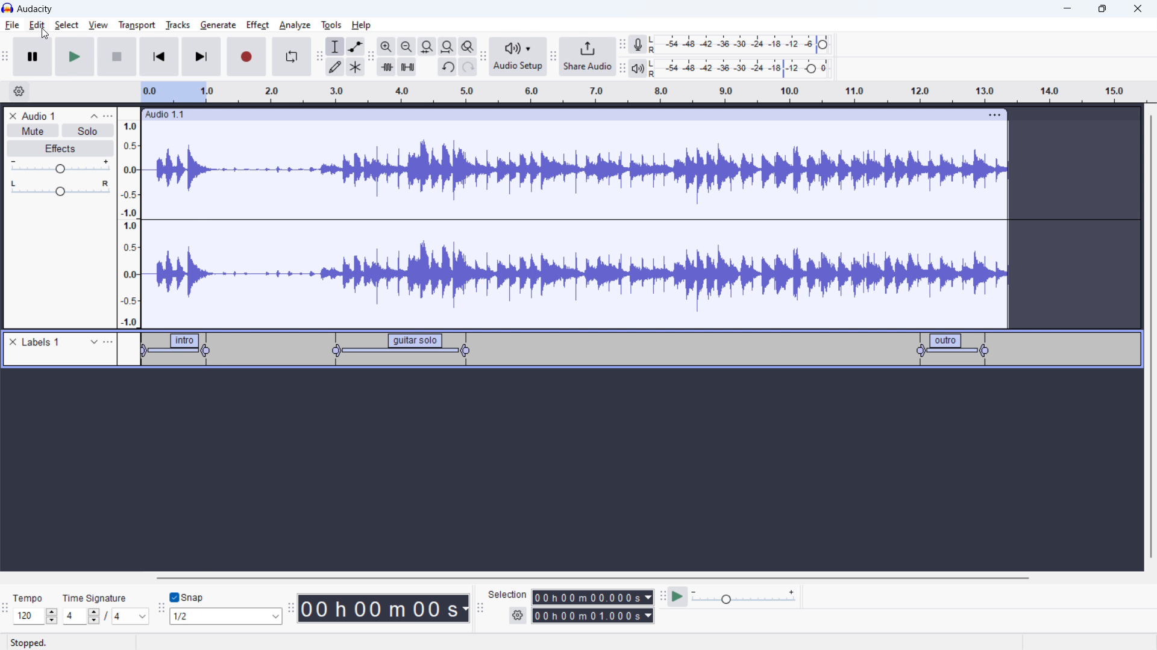 Image resolution: width=1157 pixels, height=650 pixels. Describe the element at coordinates (107, 616) in the screenshot. I see `set time signature` at that location.